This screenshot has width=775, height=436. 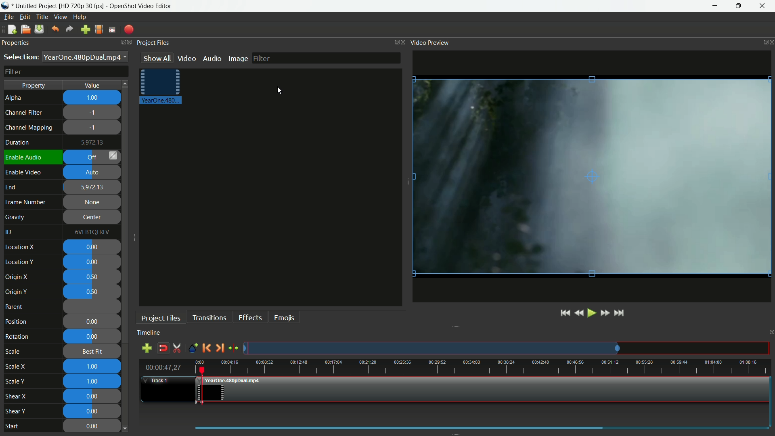 What do you see at coordinates (770, 333) in the screenshot?
I see `close timeline` at bounding box center [770, 333].